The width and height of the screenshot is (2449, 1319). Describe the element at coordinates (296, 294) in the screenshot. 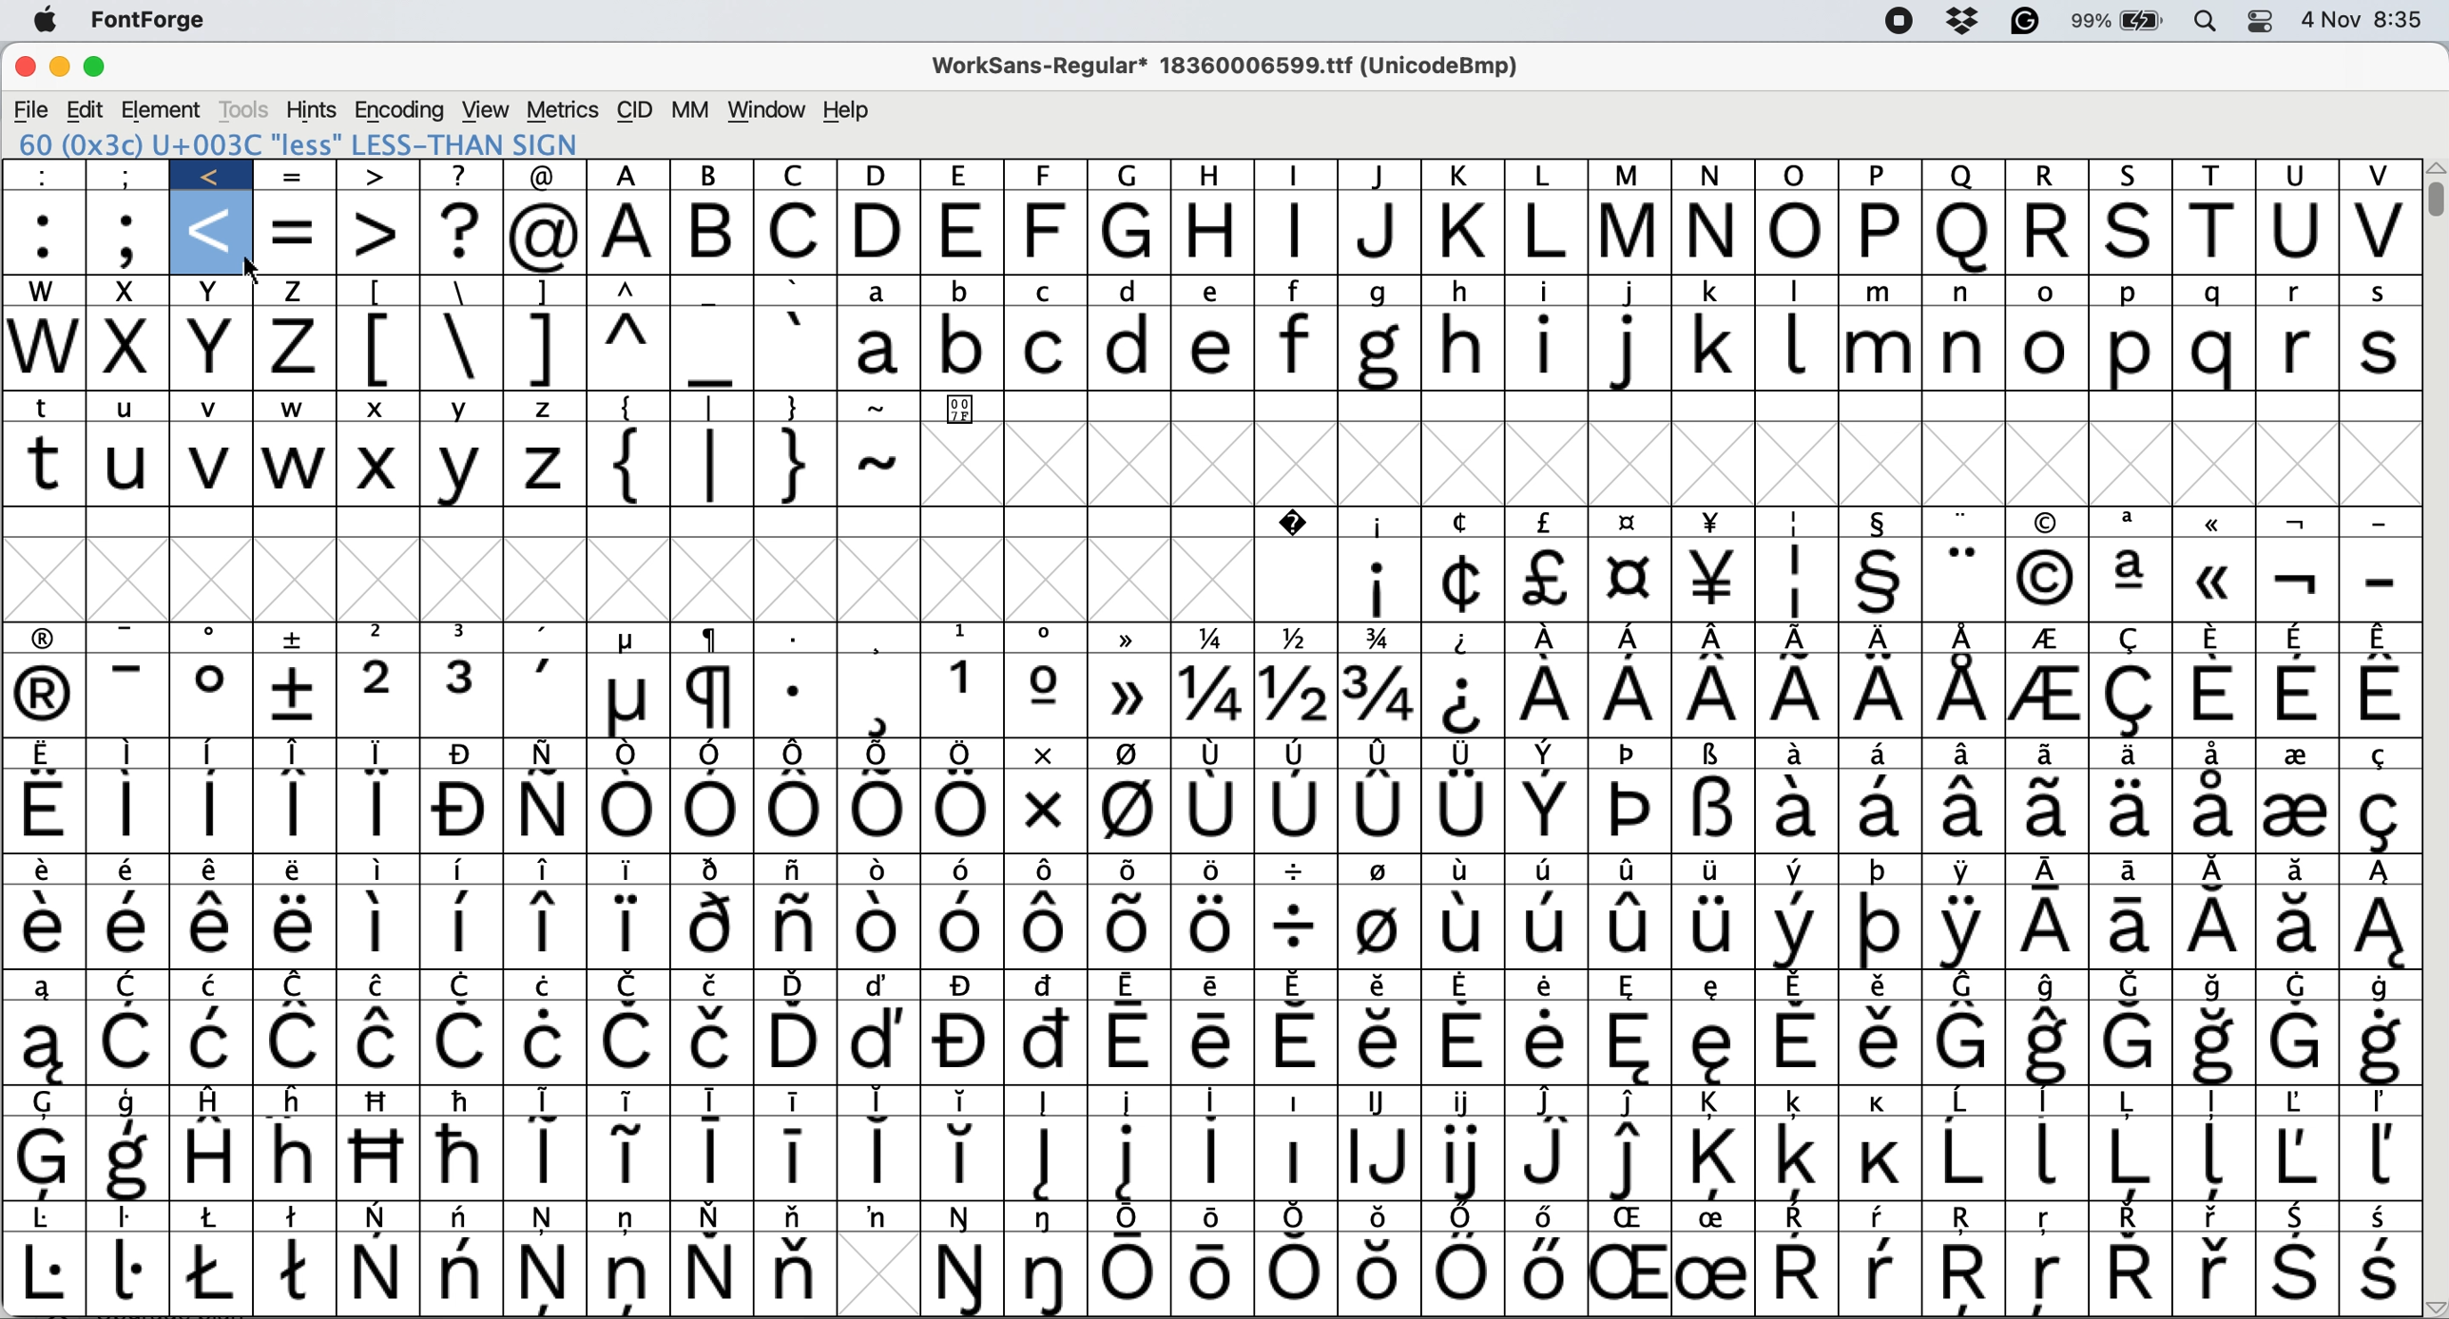

I see `z` at that location.